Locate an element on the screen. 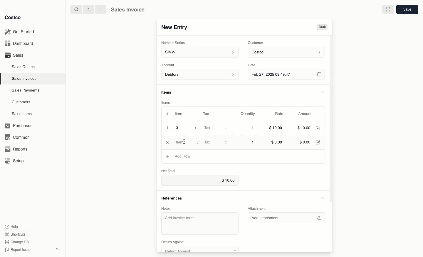 This screenshot has height=257, width=423. Item is located at coordinates (179, 114).